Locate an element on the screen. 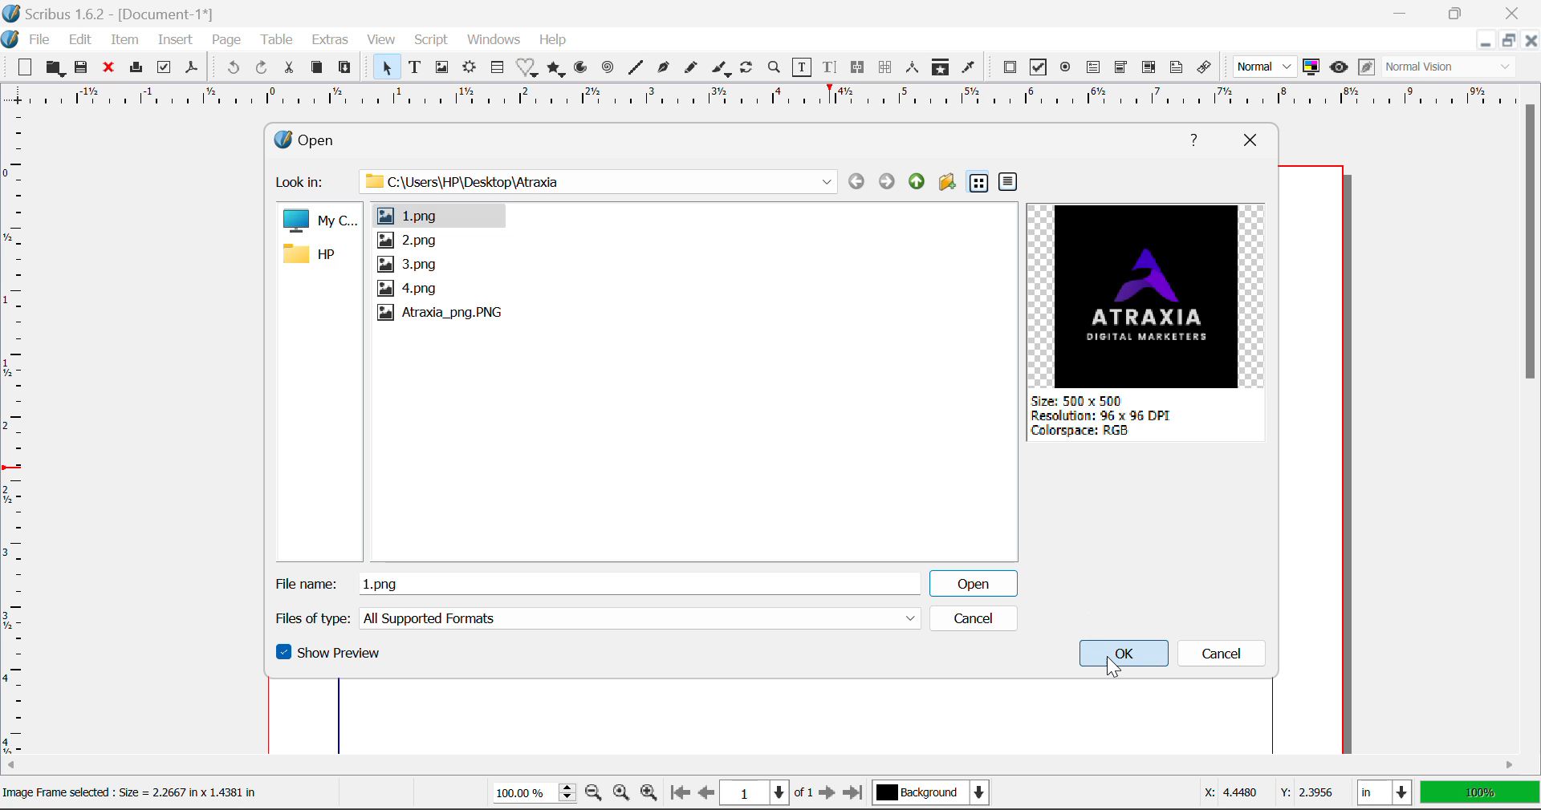 The width and height of the screenshot is (1541, 810). Atraxia_png.PNG is located at coordinates (440, 314).